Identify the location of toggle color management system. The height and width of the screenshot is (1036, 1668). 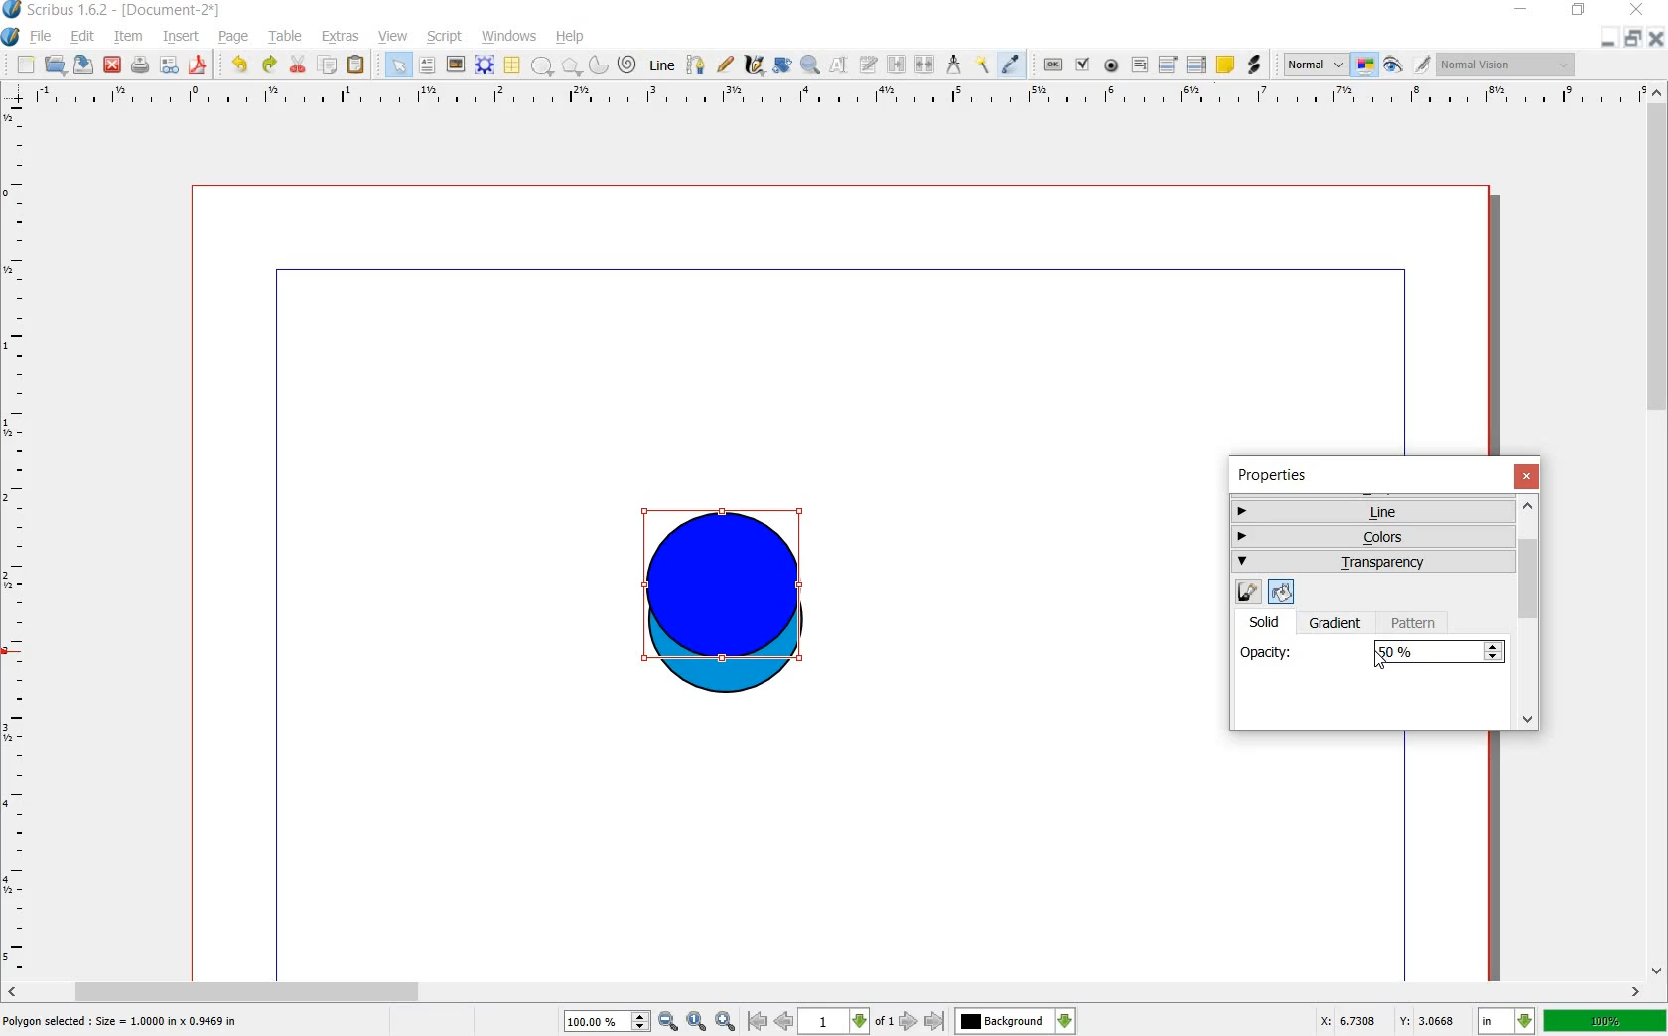
(1364, 65).